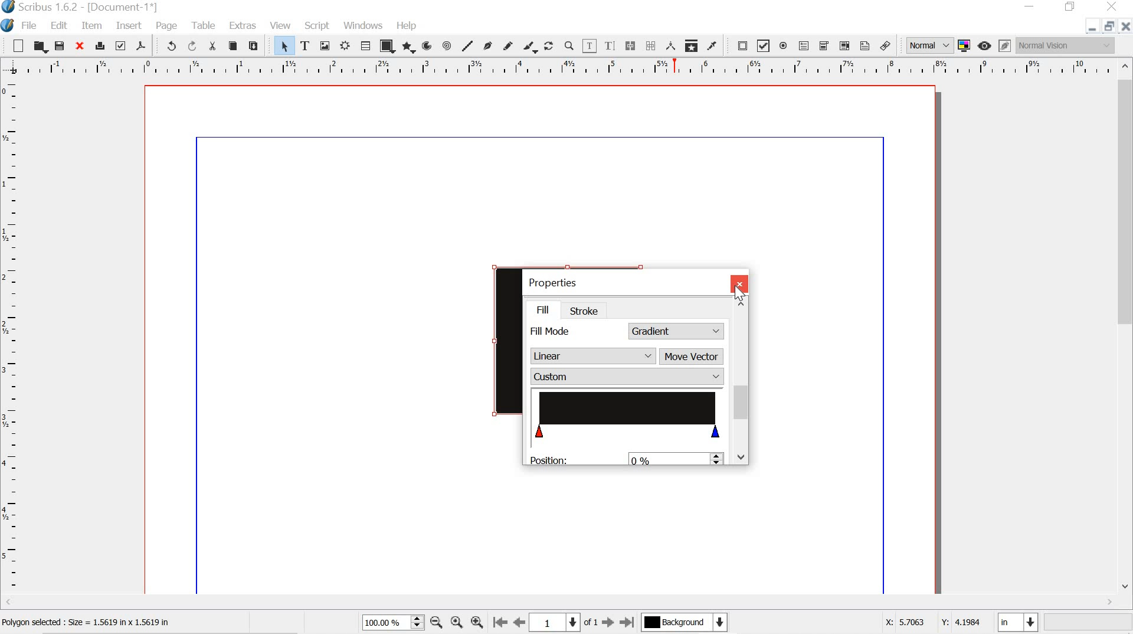 The width and height of the screenshot is (1133, 634). Describe the element at coordinates (964, 46) in the screenshot. I see `toggle color management system` at that location.